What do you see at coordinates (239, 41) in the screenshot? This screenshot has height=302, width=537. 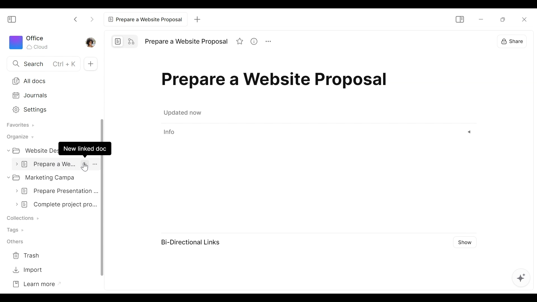 I see `Favorite` at bounding box center [239, 41].